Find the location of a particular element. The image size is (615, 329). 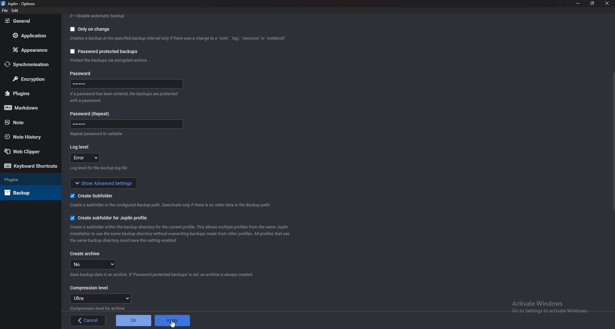

Password is located at coordinates (126, 124).